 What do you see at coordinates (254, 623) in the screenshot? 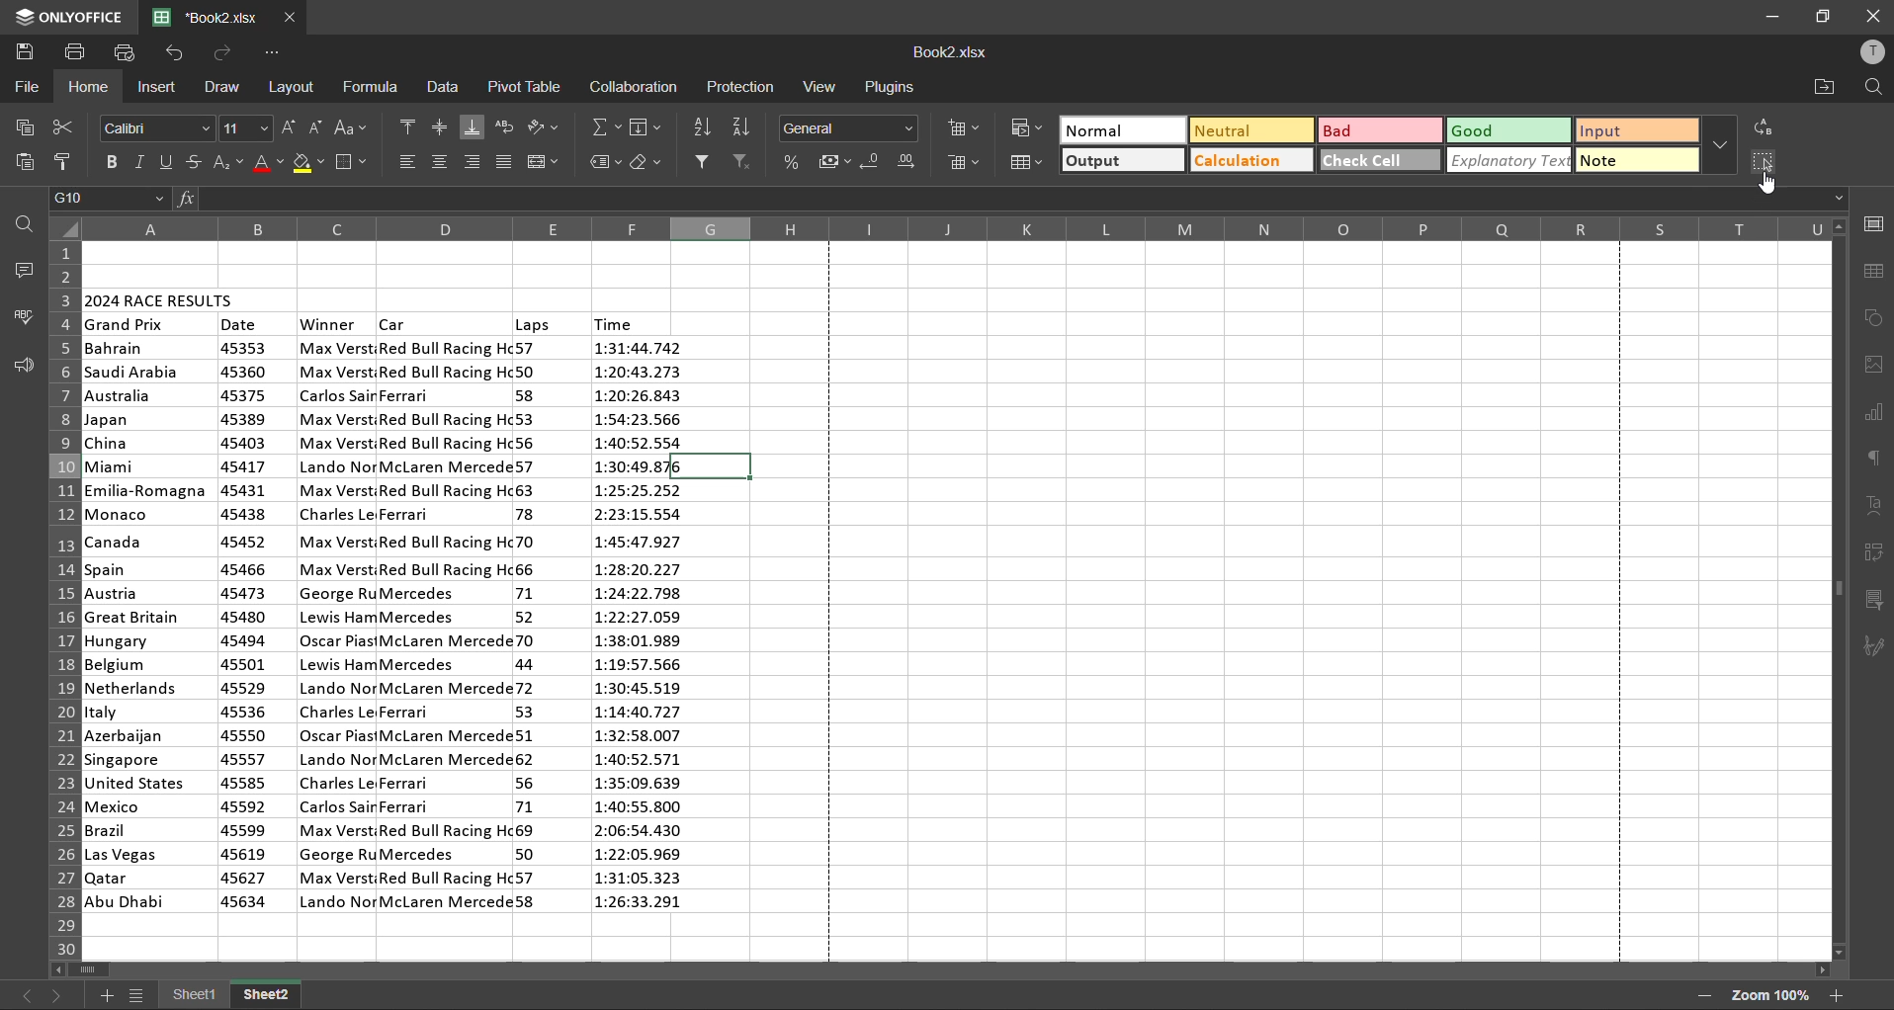
I see `date` at bounding box center [254, 623].